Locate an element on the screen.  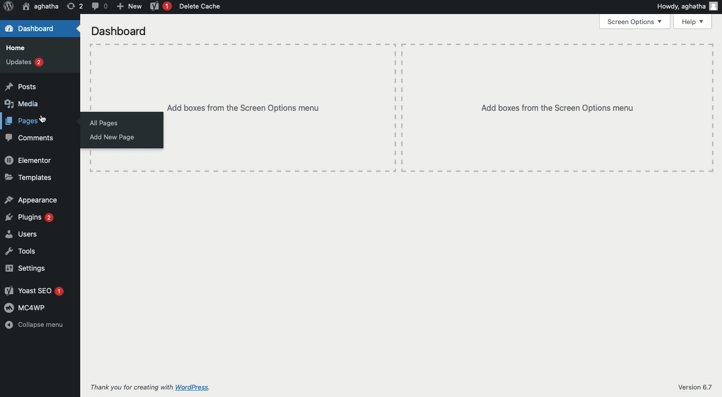
Logo is located at coordinates (9, 7).